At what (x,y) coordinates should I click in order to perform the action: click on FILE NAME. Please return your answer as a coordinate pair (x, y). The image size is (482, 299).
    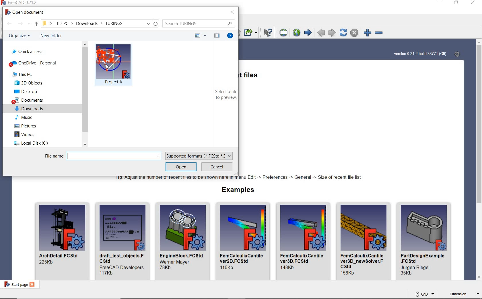
    Looking at the image, I should click on (114, 157).